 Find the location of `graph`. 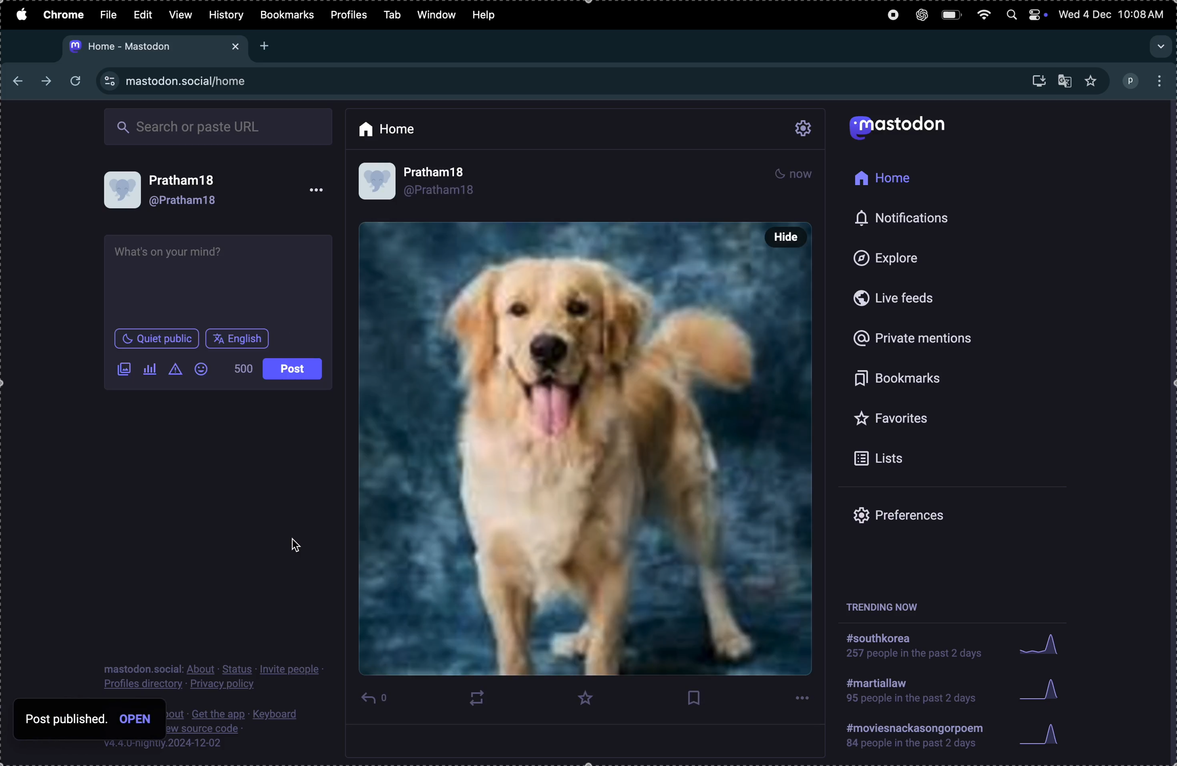

graph is located at coordinates (1044, 736).